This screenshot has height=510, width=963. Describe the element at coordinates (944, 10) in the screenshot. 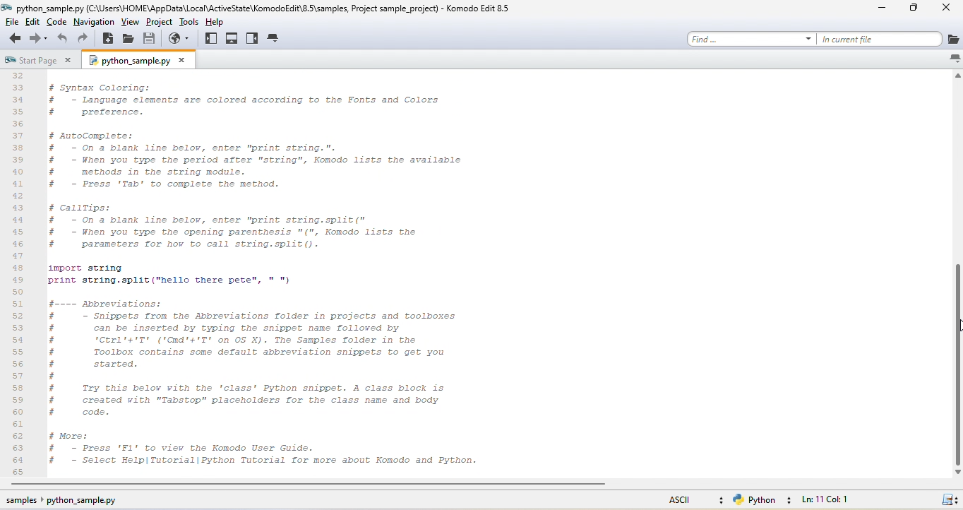

I see `close` at that location.